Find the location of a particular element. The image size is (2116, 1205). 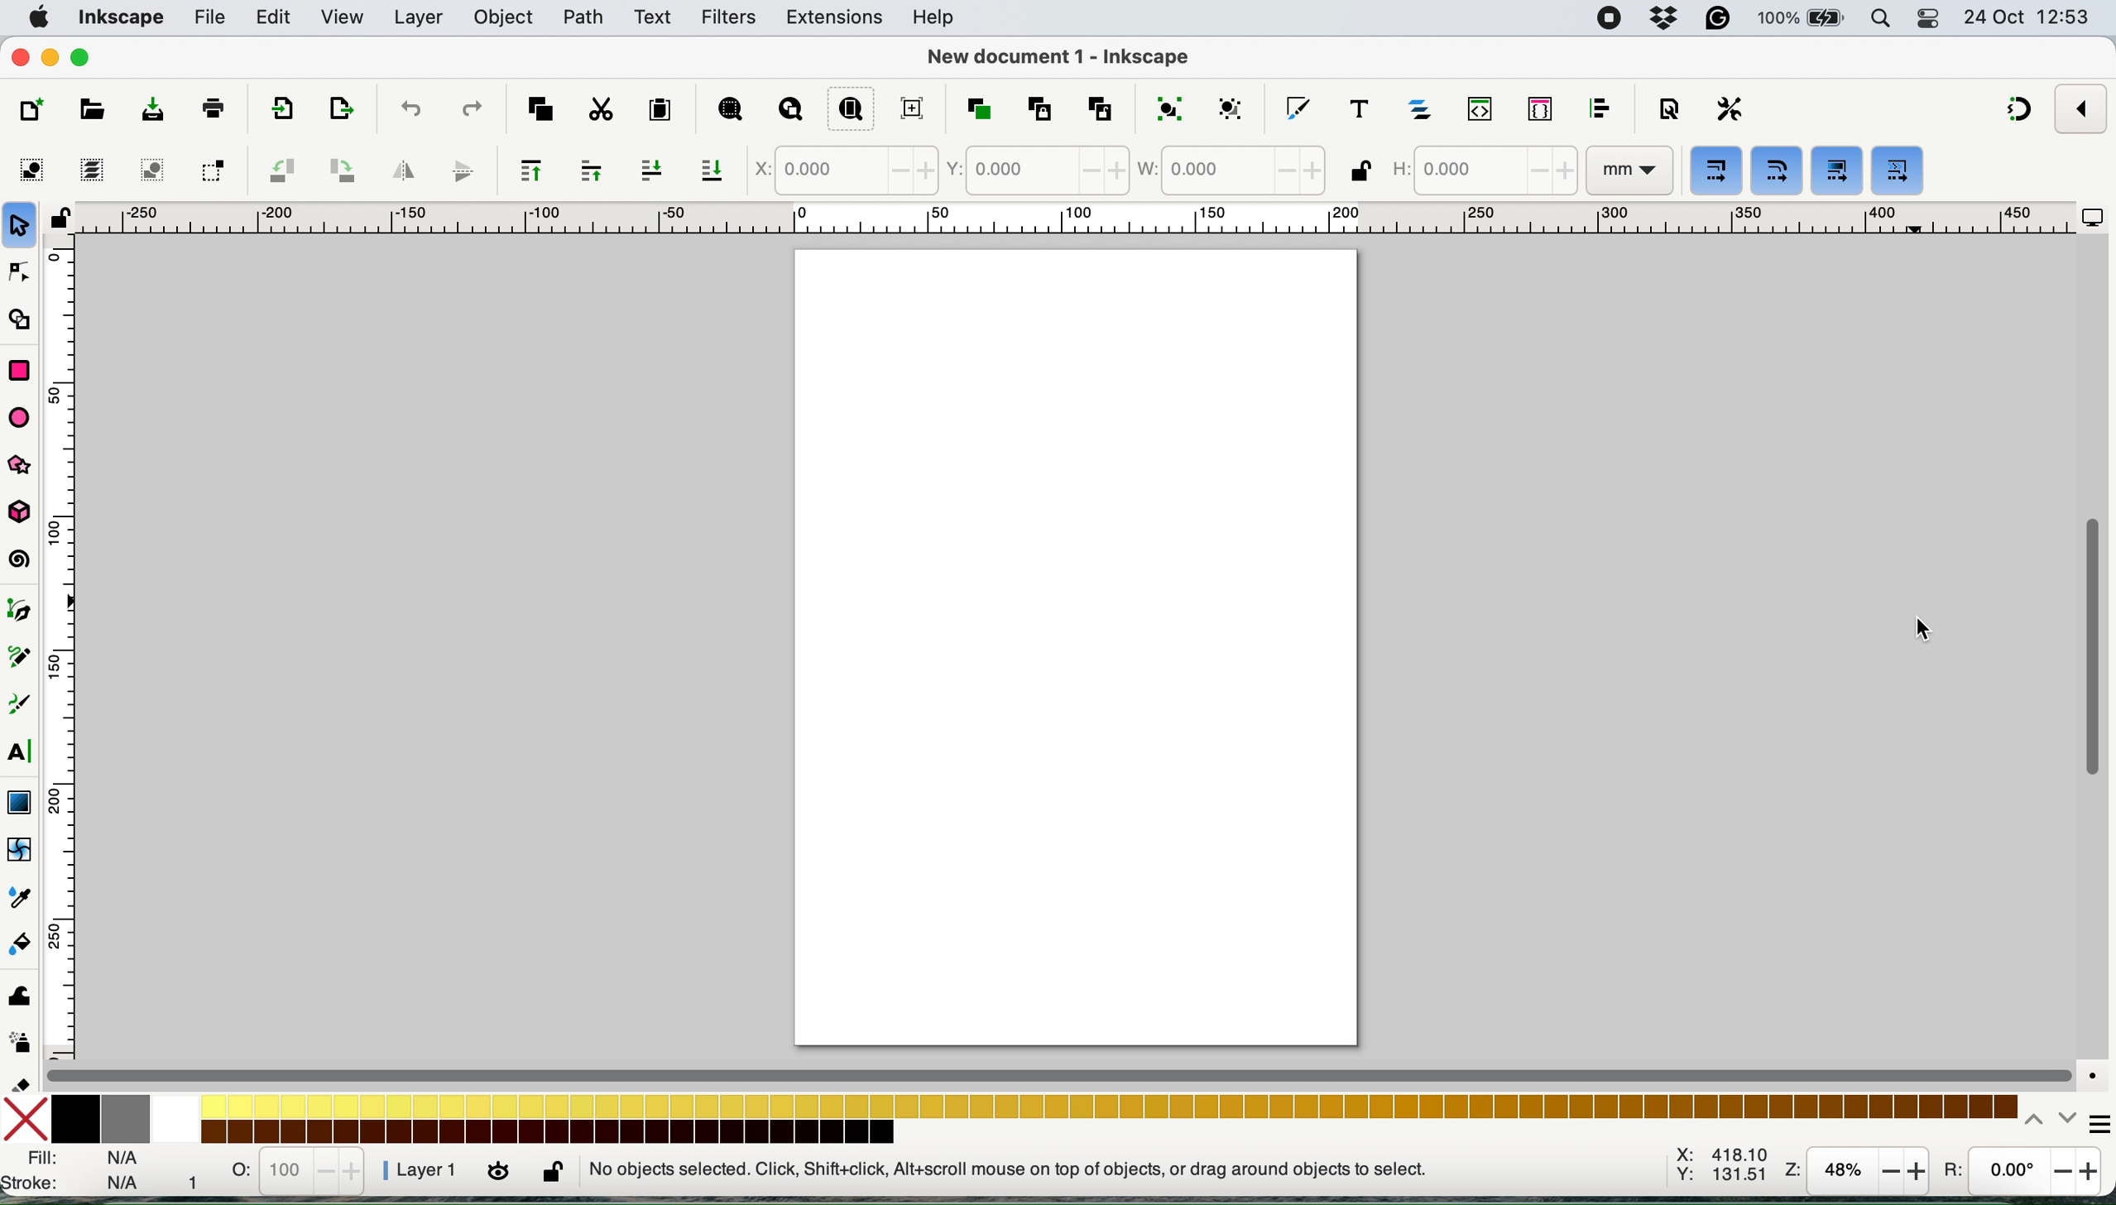

stars and banners tools is located at coordinates (23, 468).